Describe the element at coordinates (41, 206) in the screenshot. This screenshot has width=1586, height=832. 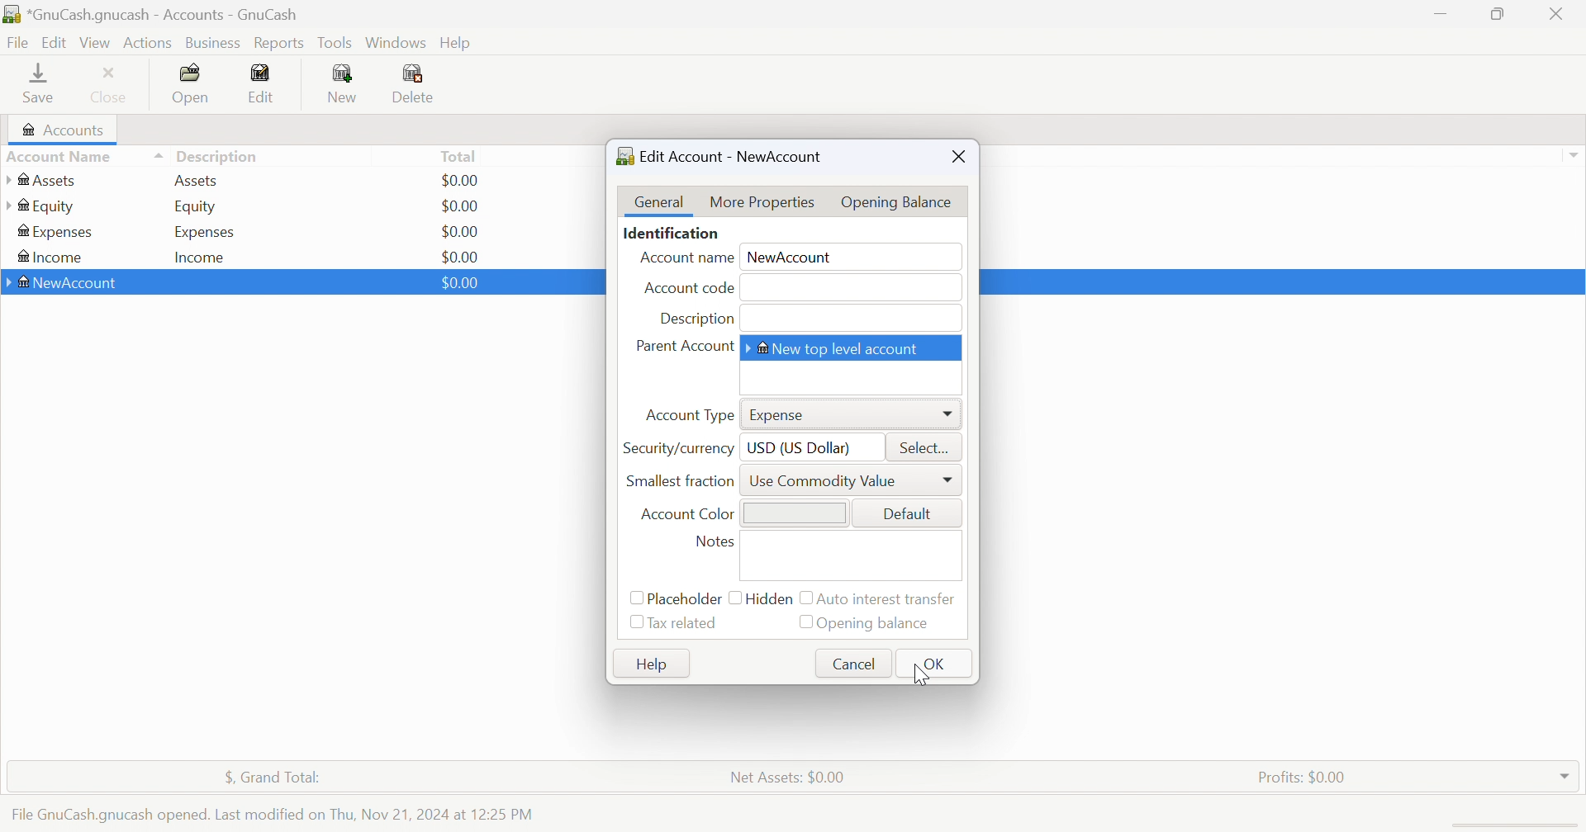
I see `Equity` at that location.